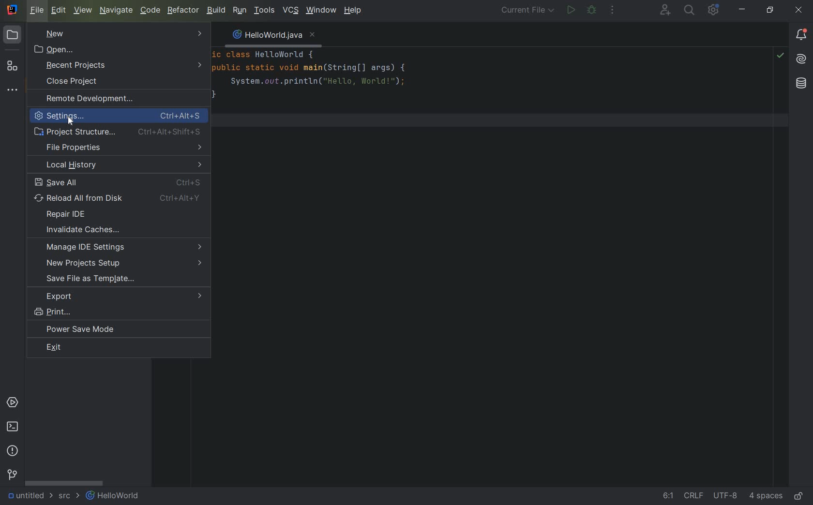 This screenshot has width=813, height=505. I want to click on exit, so click(115, 348).